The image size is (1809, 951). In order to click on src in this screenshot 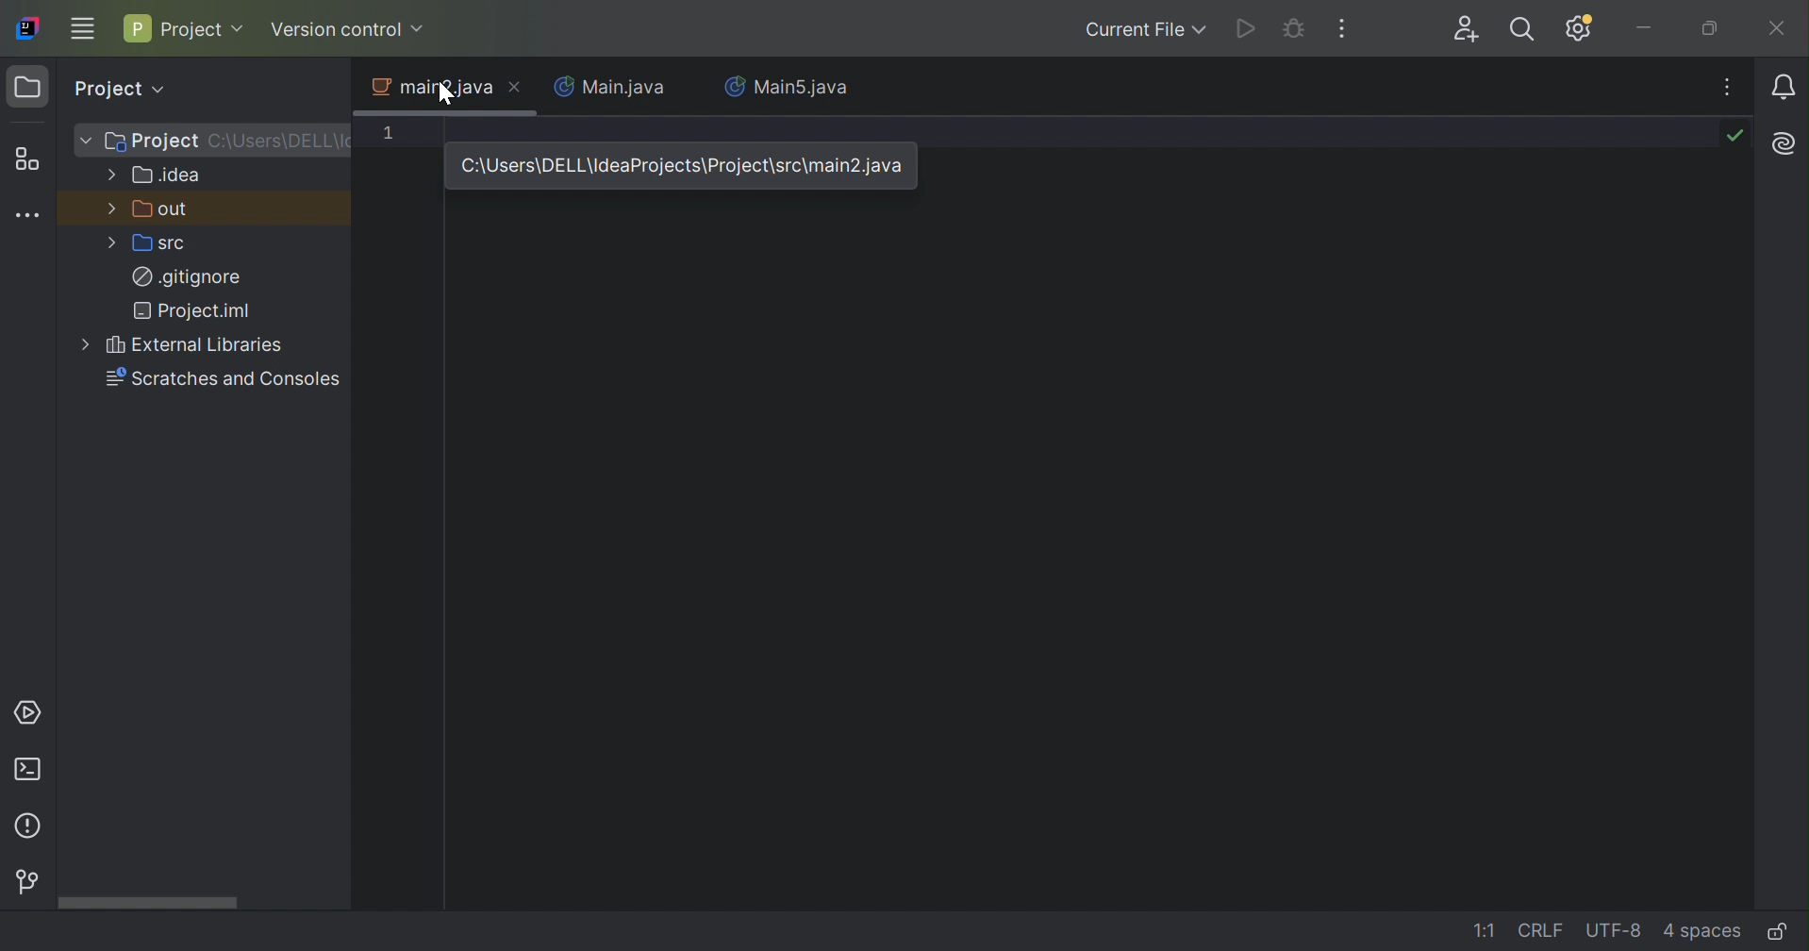, I will do `click(160, 242)`.